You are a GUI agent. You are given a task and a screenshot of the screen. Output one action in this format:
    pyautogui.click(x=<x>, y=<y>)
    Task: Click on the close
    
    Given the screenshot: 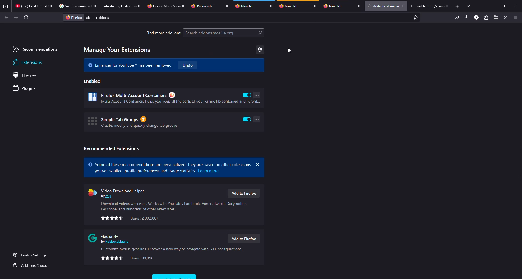 What is the action you would take?
    pyautogui.click(x=359, y=6)
    